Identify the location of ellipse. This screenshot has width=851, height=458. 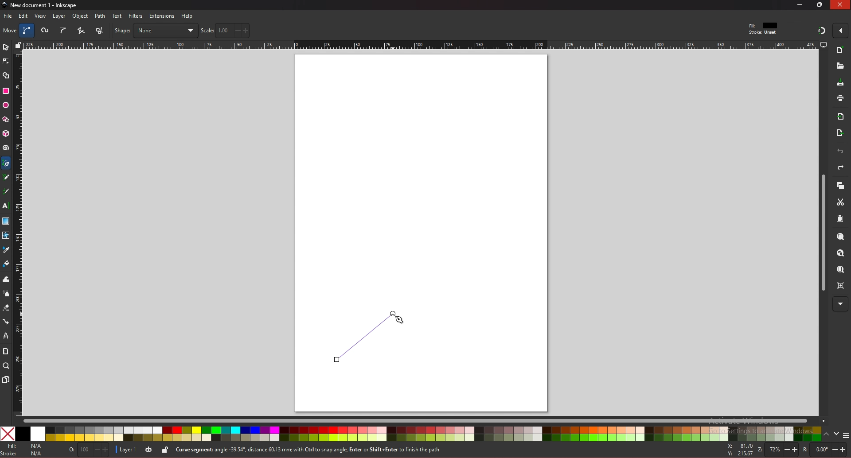
(6, 105).